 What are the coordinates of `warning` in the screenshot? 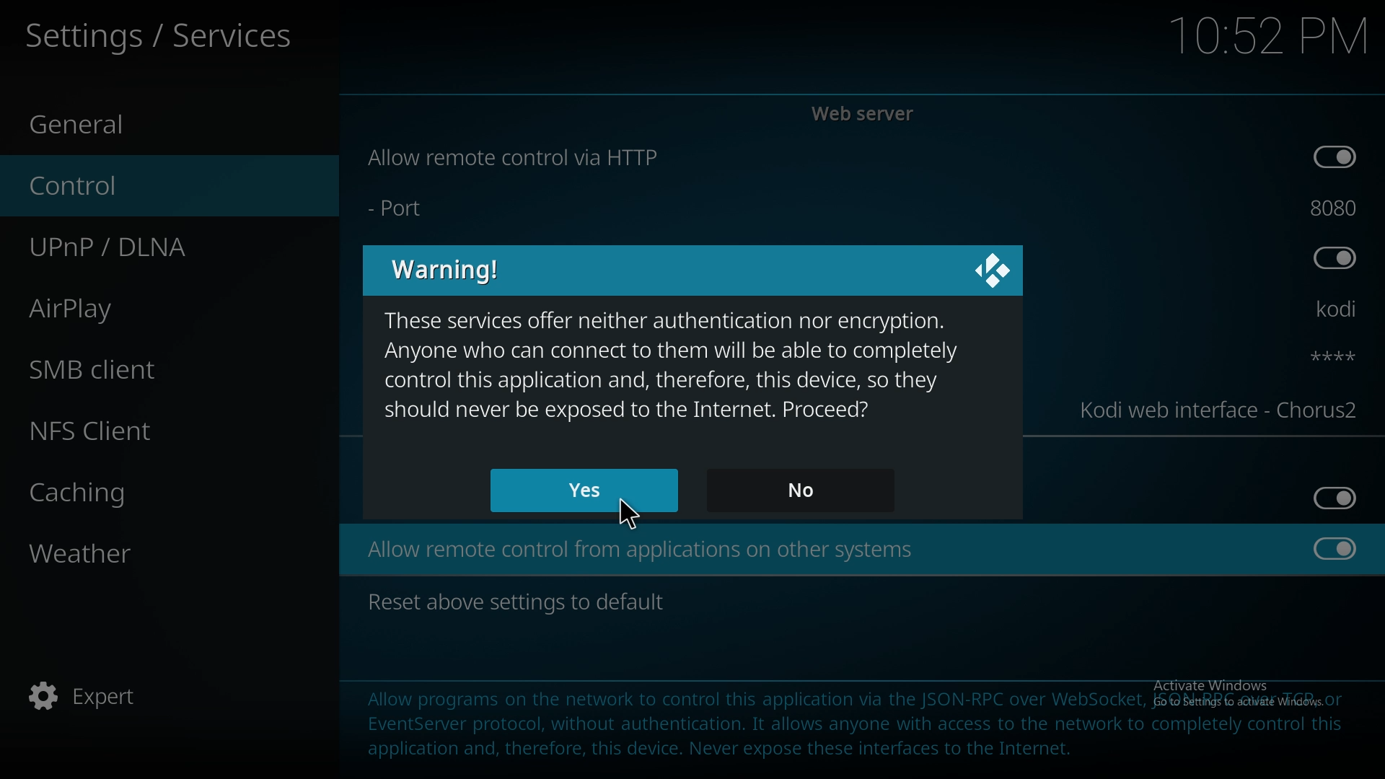 It's located at (674, 362).